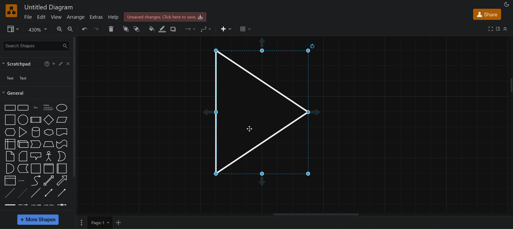 The image size is (513, 229). What do you see at coordinates (13, 29) in the screenshot?
I see `view` at bounding box center [13, 29].